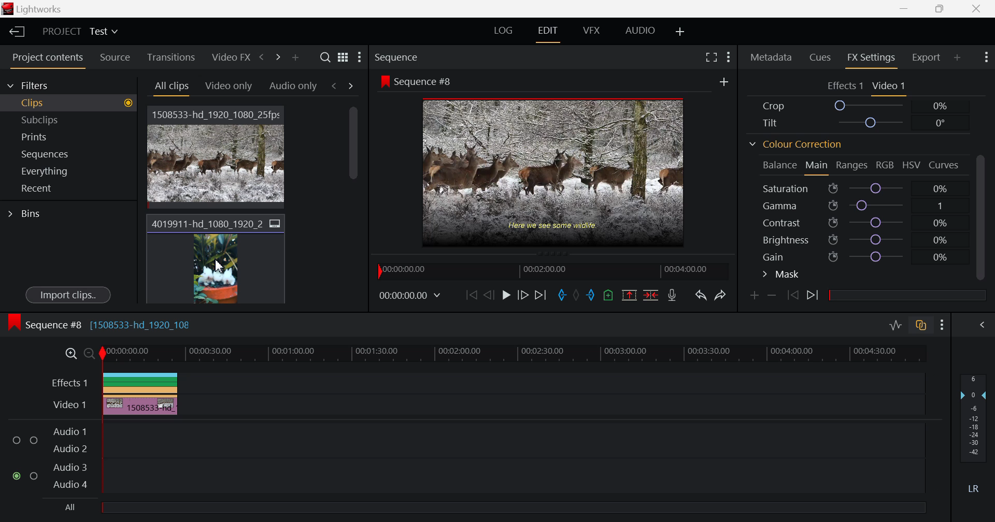  I want to click on cursor, so click(218, 267).